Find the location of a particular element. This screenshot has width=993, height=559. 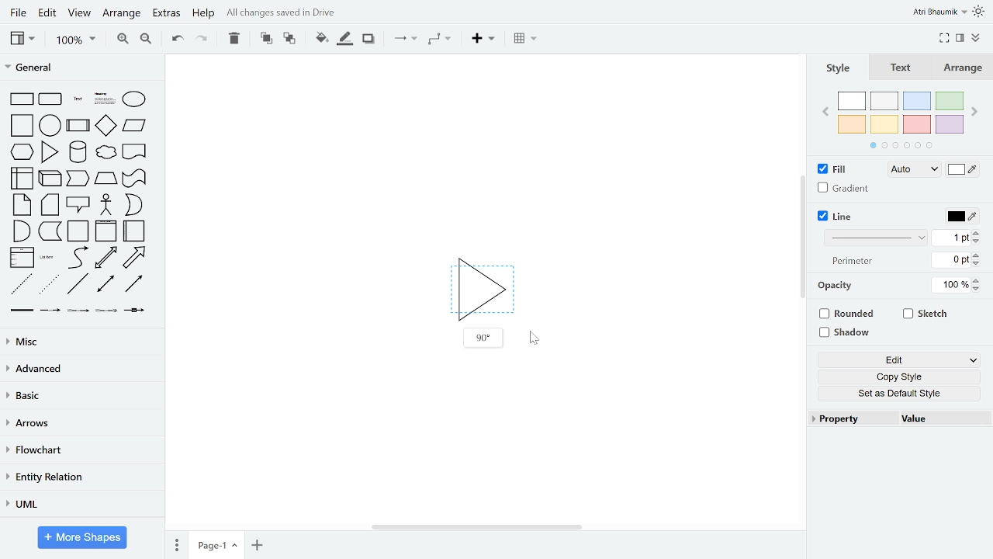

connector is located at coordinates (405, 39).